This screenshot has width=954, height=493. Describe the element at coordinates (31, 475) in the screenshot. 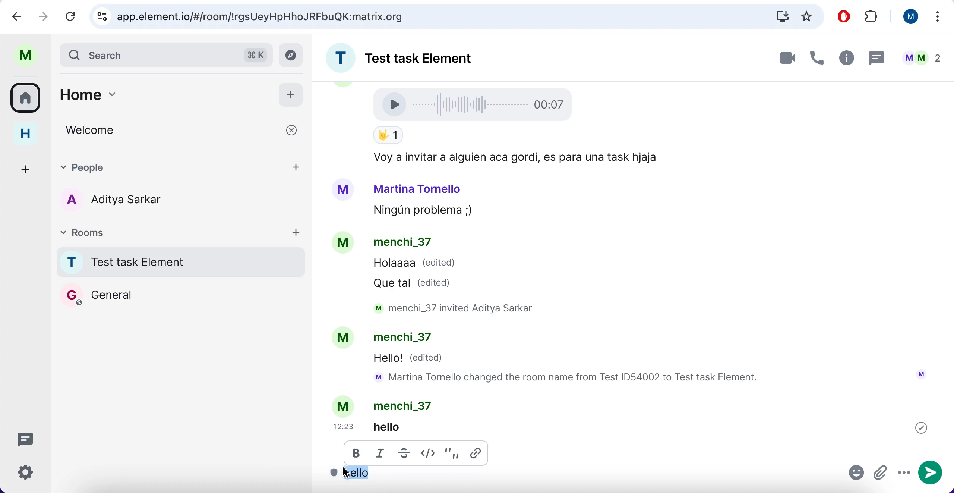

I see `quick settings` at that location.